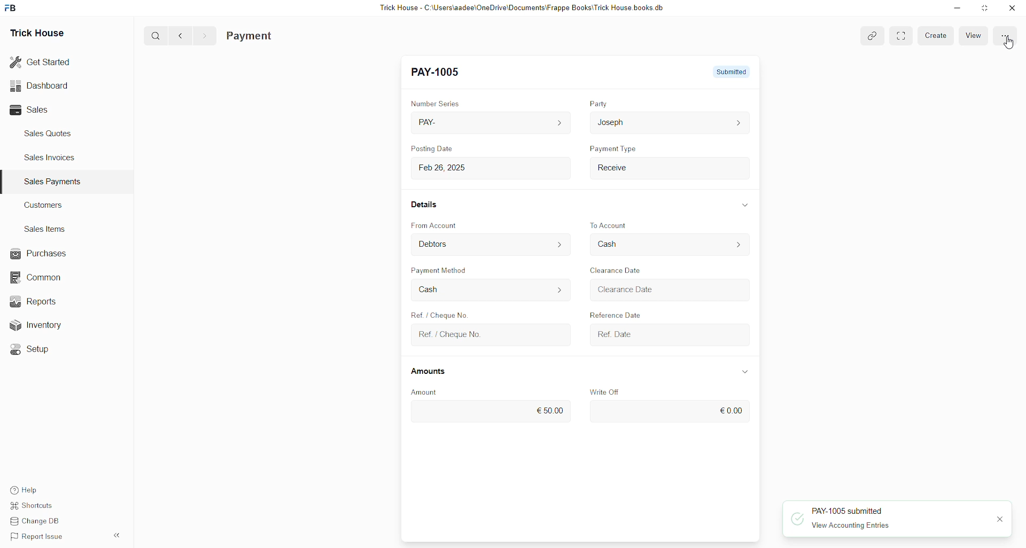 This screenshot has height=548, width=1026. What do you see at coordinates (26, 487) in the screenshot?
I see `Help` at bounding box center [26, 487].